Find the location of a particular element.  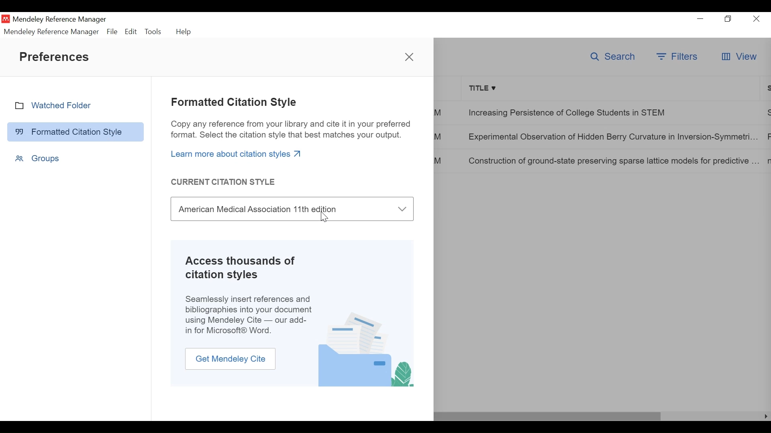

Mendeley Desktop Icon is located at coordinates (5, 19).